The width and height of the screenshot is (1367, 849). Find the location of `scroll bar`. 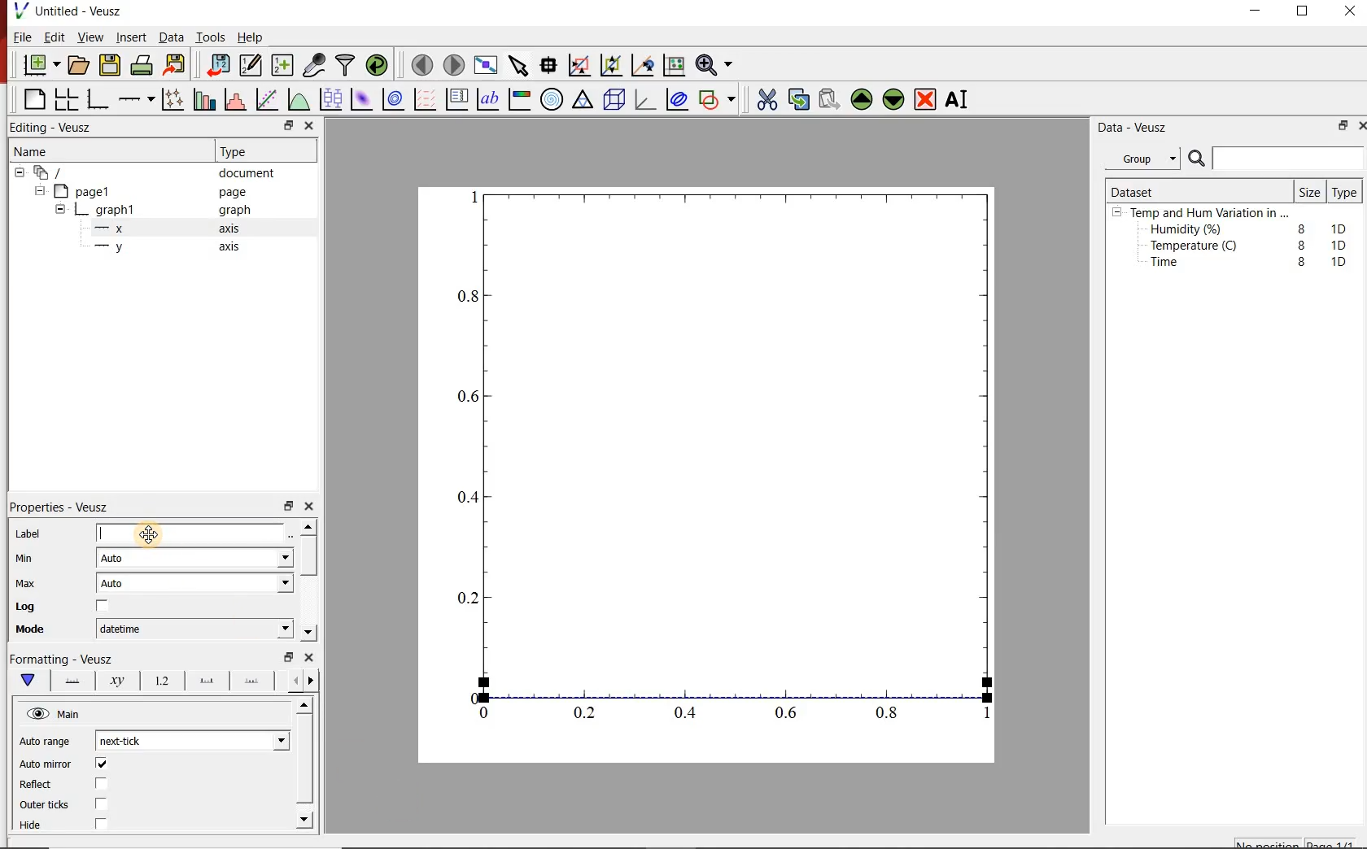

scroll bar is located at coordinates (311, 578).